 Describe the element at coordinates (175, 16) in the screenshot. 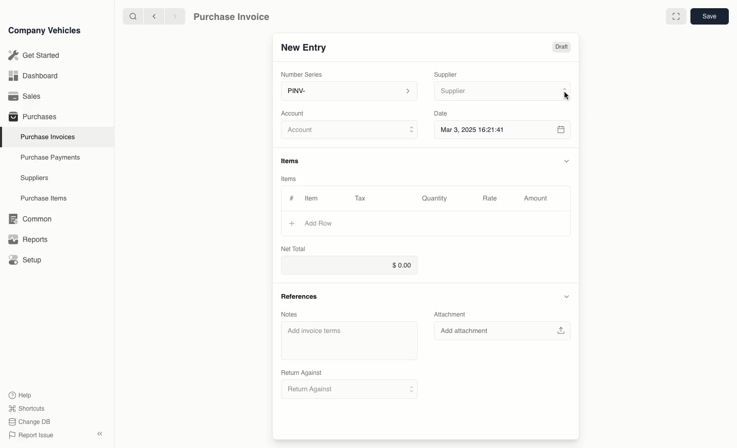

I see `next` at that location.